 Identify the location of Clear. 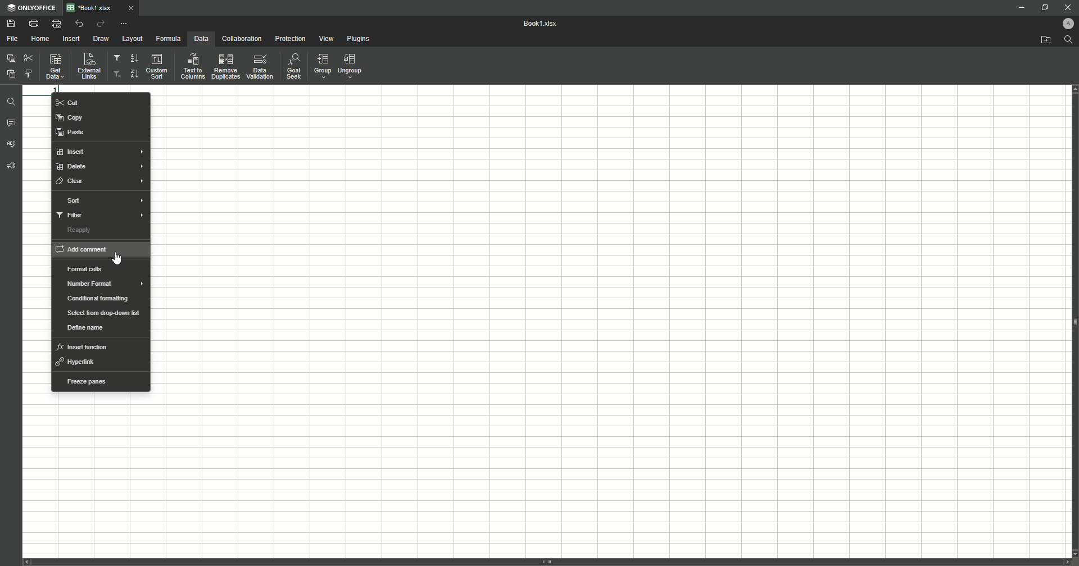
(72, 183).